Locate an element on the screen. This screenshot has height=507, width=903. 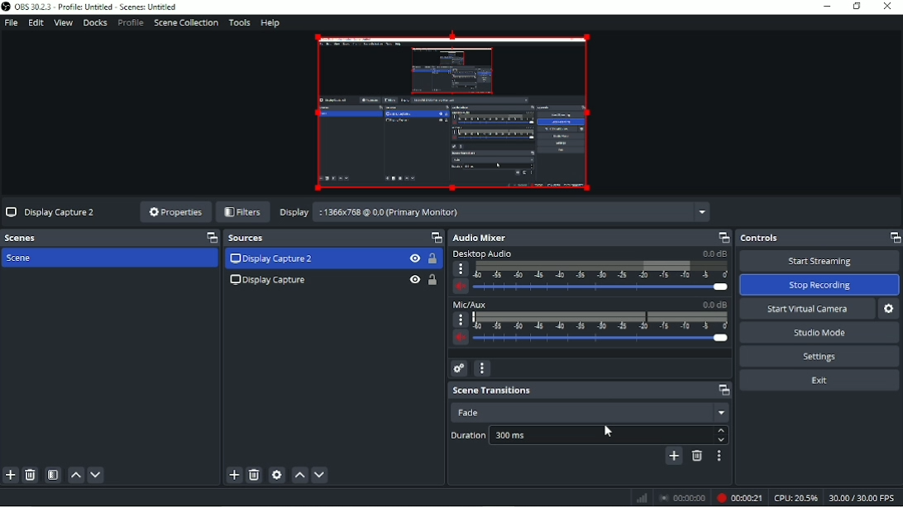
Lock is located at coordinates (433, 258).